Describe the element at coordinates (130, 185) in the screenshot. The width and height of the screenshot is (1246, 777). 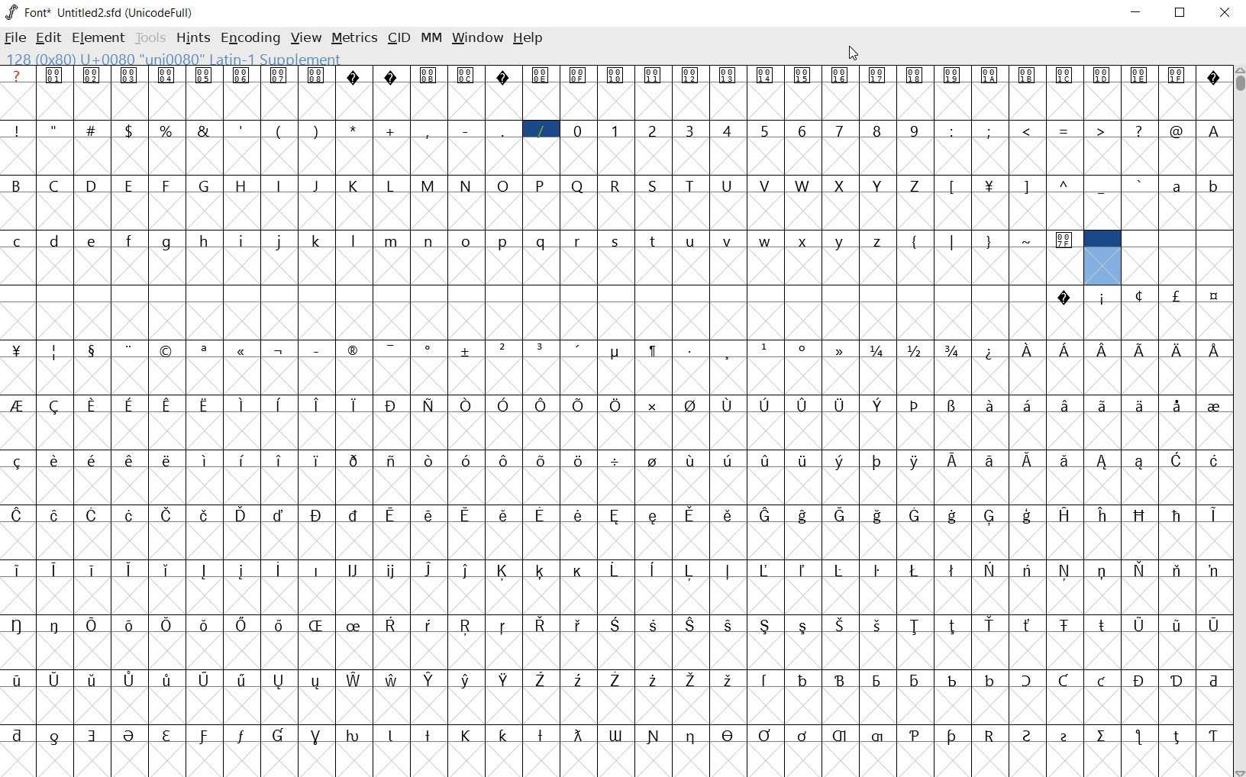
I see `E` at that location.